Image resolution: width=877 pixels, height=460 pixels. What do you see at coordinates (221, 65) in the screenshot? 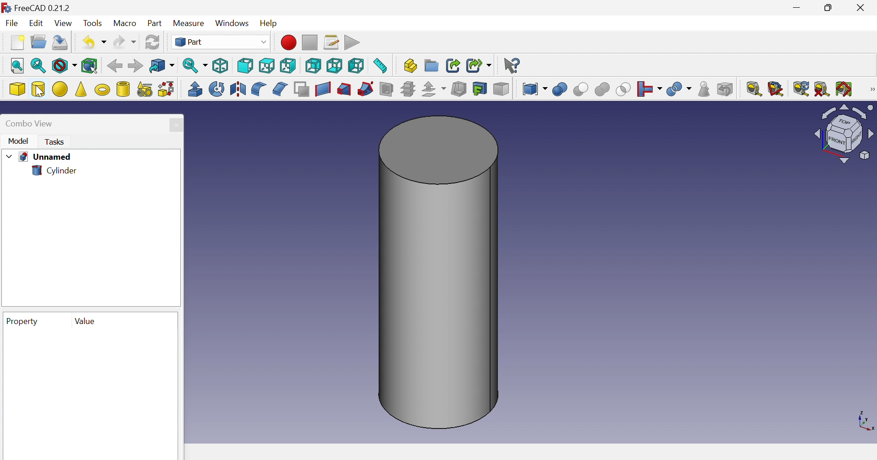
I see `Isometric` at bounding box center [221, 65].